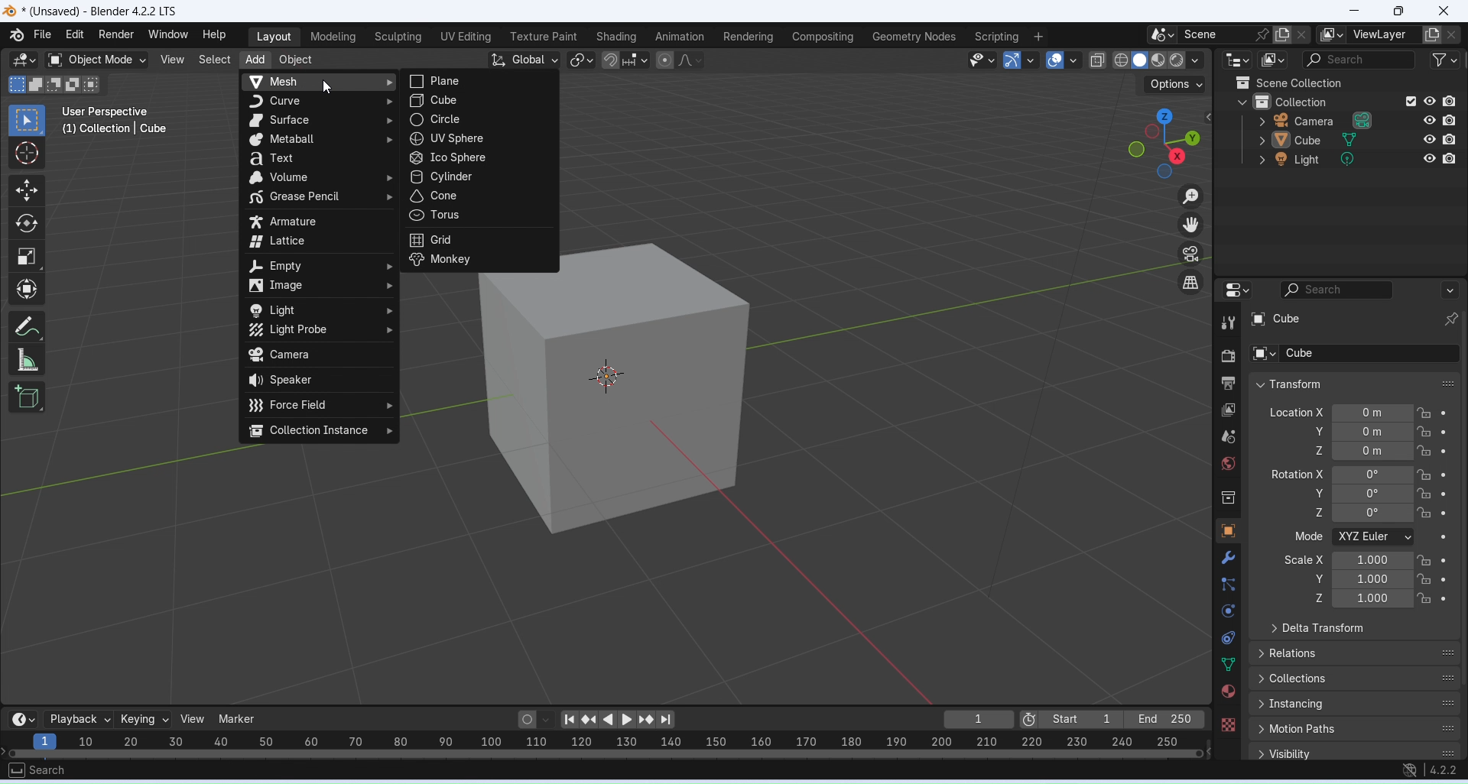 The width and height of the screenshot is (1468, 784). Describe the element at coordinates (1317, 450) in the screenshot. I see `Location Z` at that location.